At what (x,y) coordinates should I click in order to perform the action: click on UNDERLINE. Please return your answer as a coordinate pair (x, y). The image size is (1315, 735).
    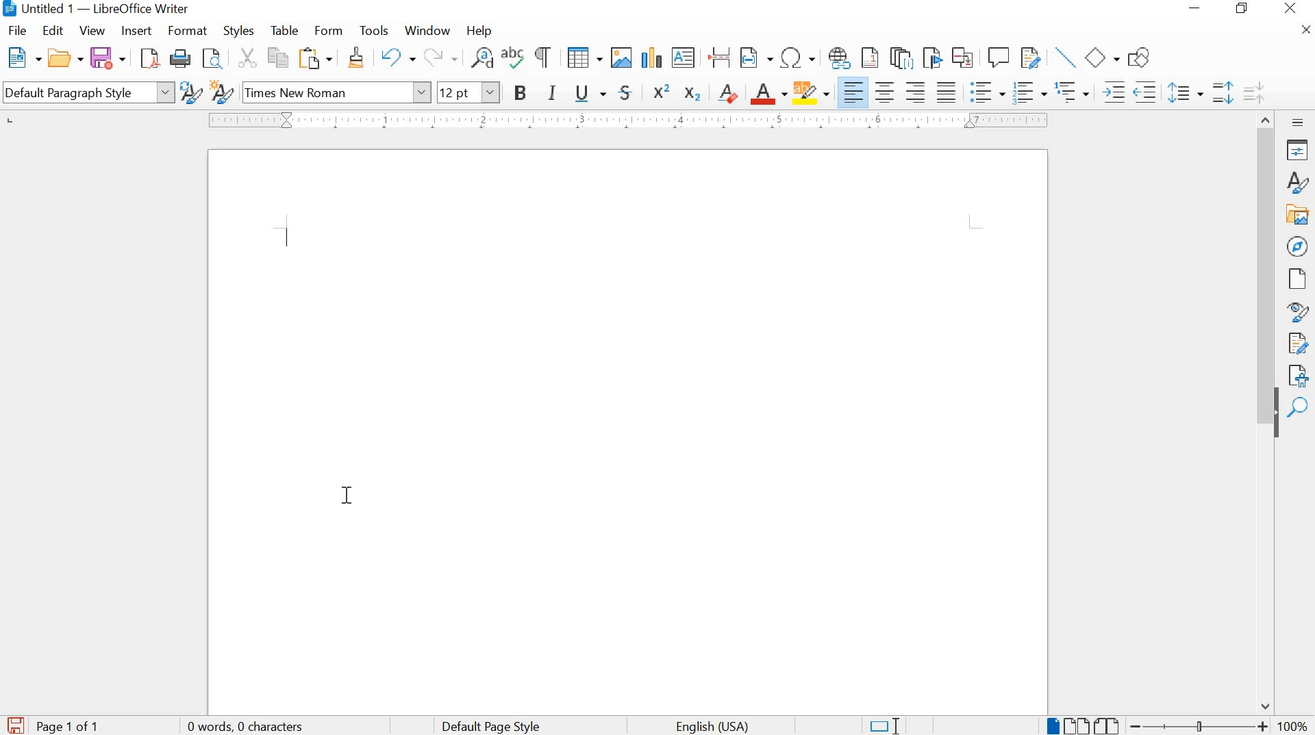
    Looking at the image, I should click on (590, 94).